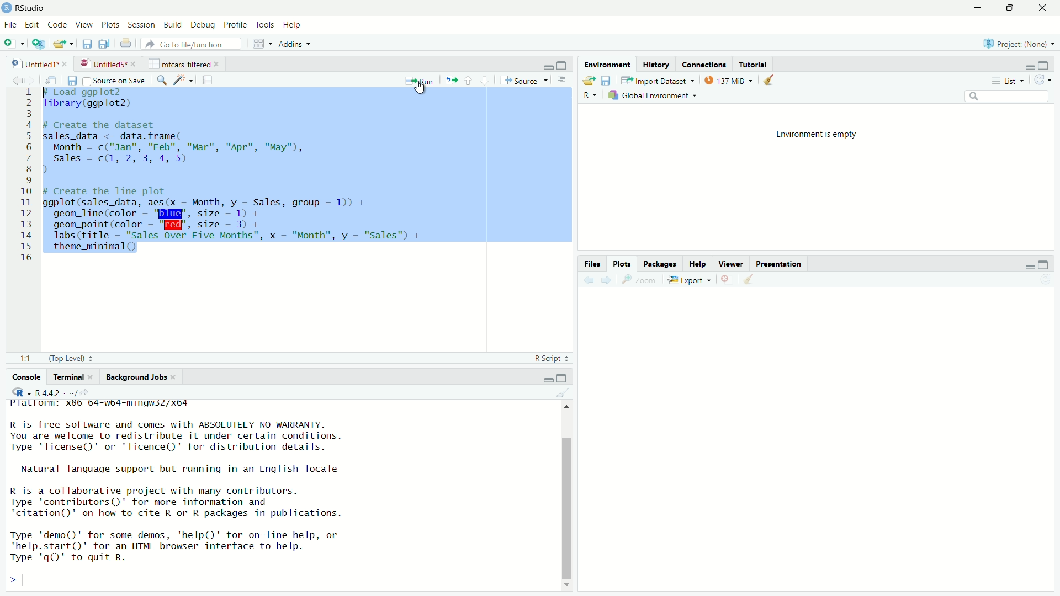 The image size is (1060, 596). What do you see at coordinates (1029, 267) in the screenshot?
I see `minimize` at bounding box center [1029, 267].